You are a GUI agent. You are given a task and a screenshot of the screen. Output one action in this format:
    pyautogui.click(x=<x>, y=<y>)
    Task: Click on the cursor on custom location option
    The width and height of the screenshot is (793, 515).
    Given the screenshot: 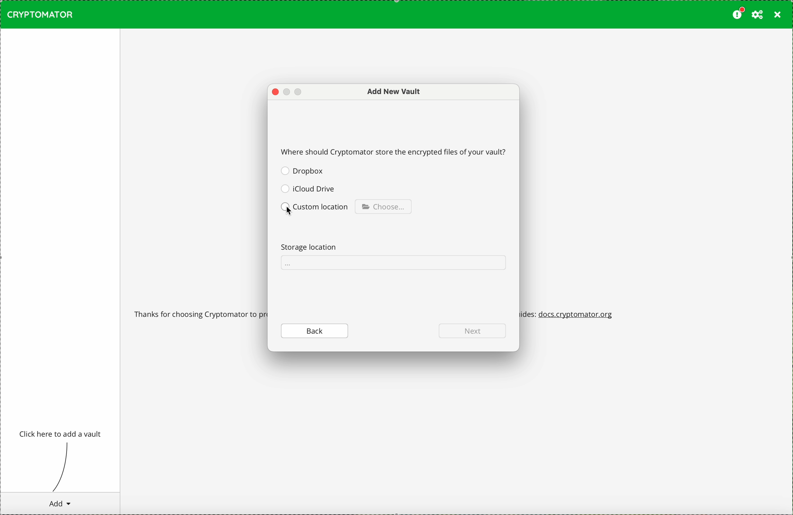 What is the action you would take?
    pyautogui.click(x=316, y=209)
    